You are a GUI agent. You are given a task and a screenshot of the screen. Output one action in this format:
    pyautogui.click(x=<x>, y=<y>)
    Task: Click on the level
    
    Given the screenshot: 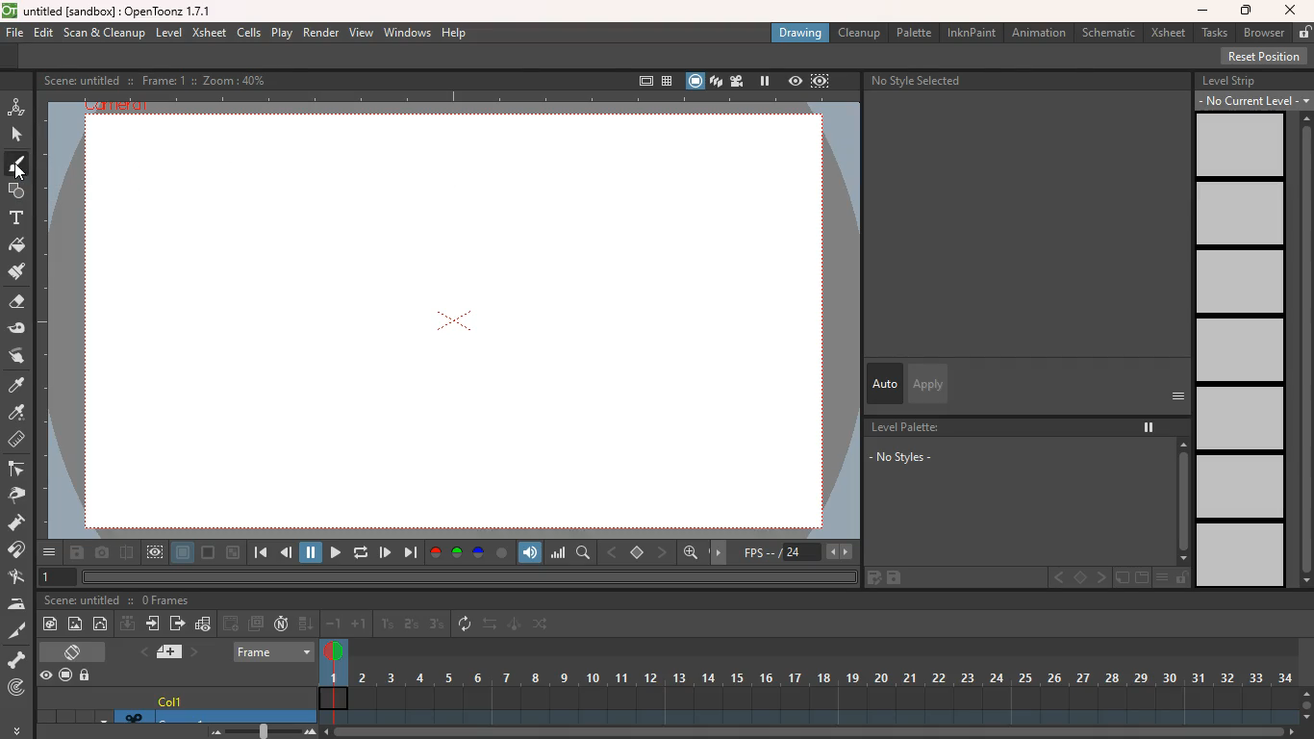 What is the action you would take?
    pyautogui.click(x=1239, y=487)
    